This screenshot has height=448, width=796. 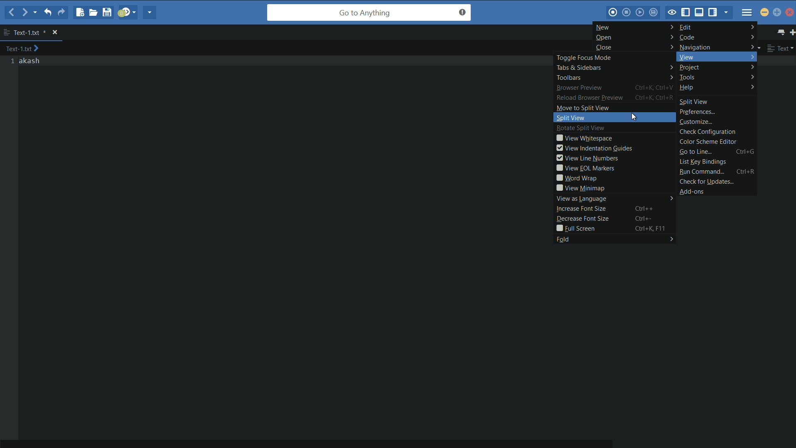 What do you see at coordinates (61, 12) in the screenshot?
I see `redo` at bounding box center [61, 12].